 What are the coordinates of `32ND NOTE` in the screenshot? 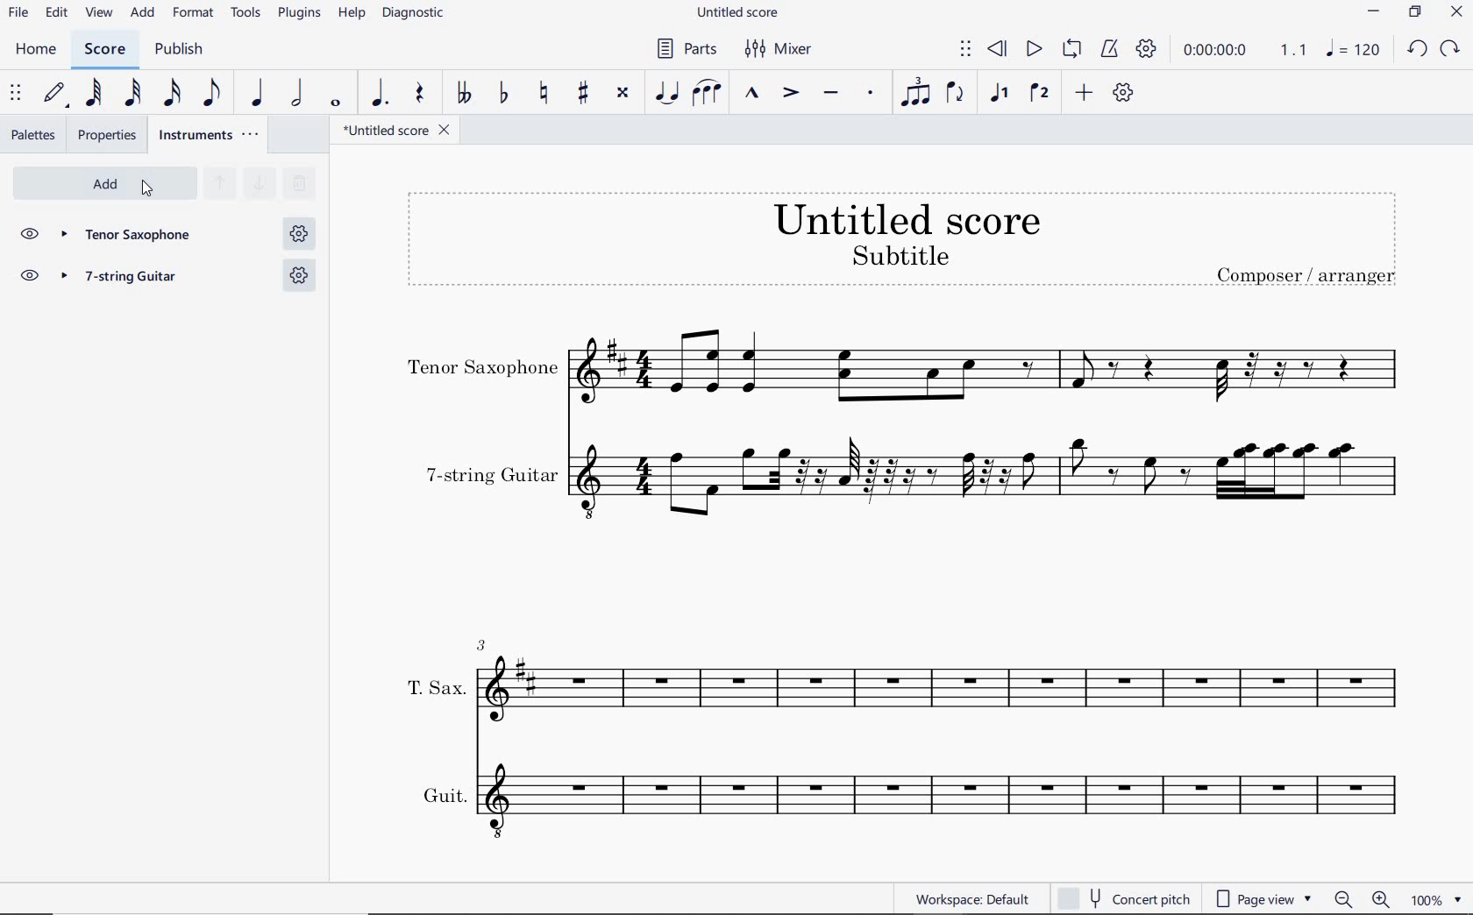 It's located at (135, 93).